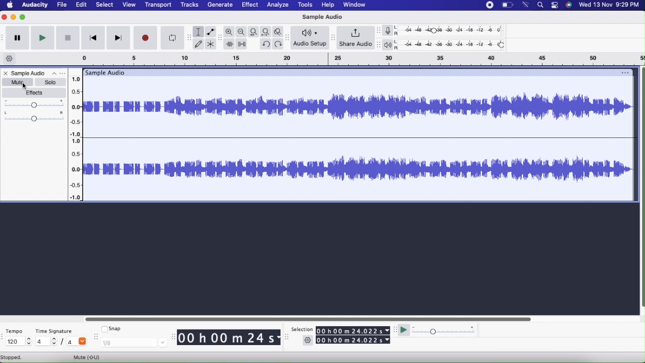 Image resolution: width=645 pixels, height=363 pixels. What do you see at coordinates (39, 73) in the screenshot?
I see `File name` at bounding box center [39, 73].